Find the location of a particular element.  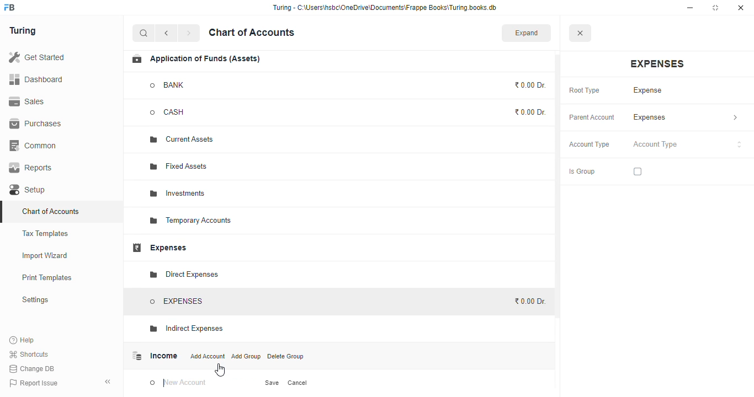

chart of accounts is located at coordinates (51, 211).